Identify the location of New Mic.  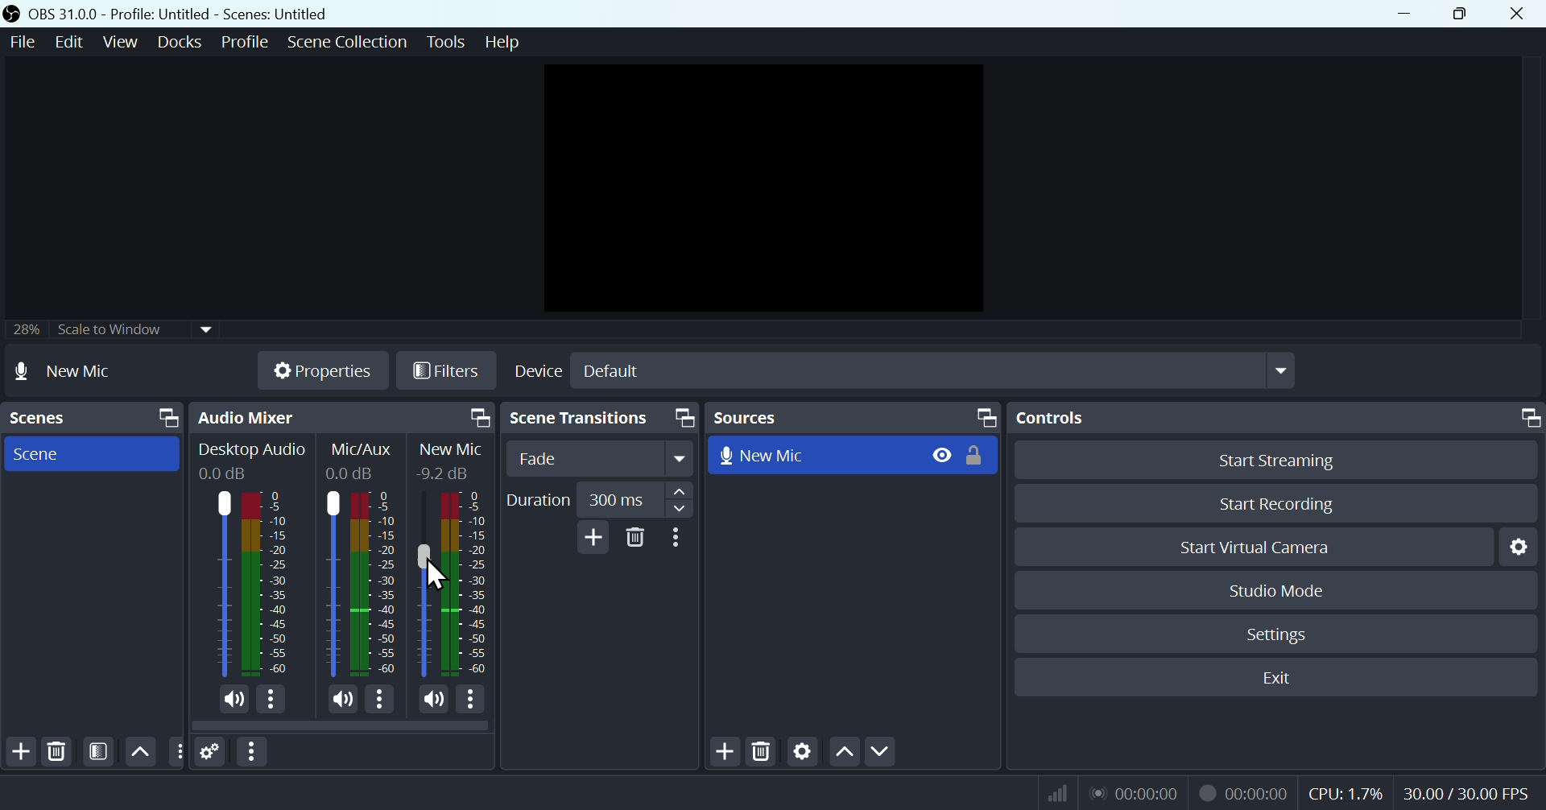
(813, 453).